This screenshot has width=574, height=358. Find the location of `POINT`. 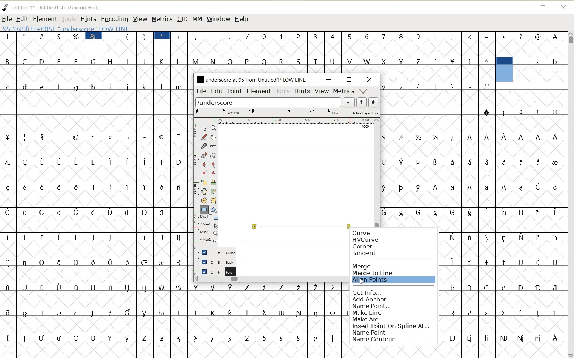

POINT is located at coordinates (235, 92).